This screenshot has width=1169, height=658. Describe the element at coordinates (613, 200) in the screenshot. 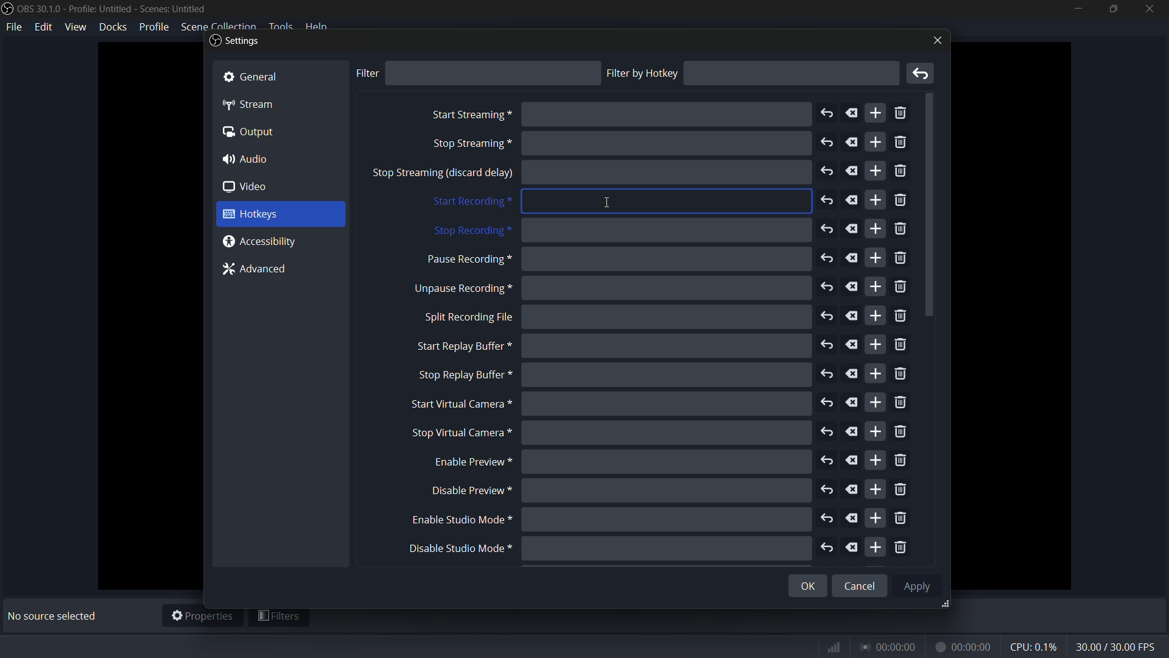

I see `Icursor` at that location.